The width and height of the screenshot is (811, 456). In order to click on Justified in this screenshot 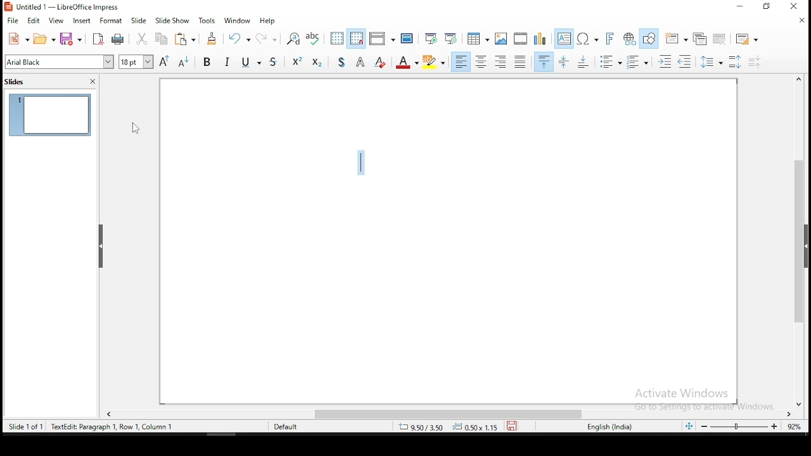, I will do `click(521, 61)`.